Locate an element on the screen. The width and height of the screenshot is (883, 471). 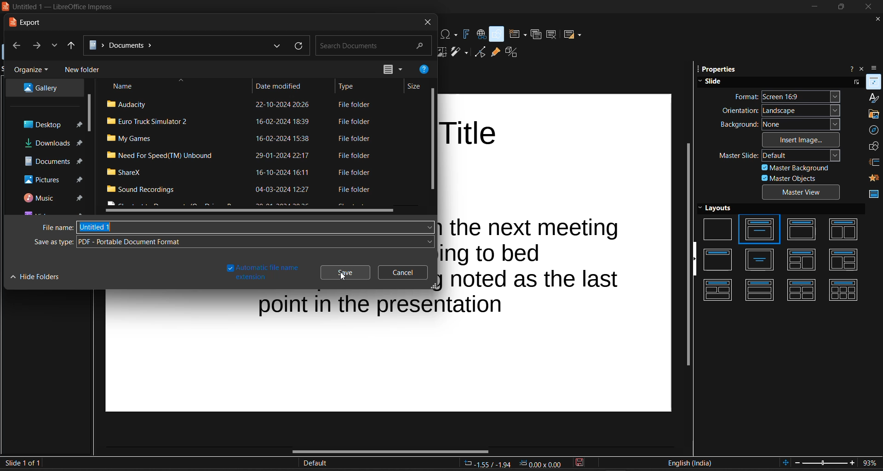
side 1 of 1 is located at coordinates (24, 463).